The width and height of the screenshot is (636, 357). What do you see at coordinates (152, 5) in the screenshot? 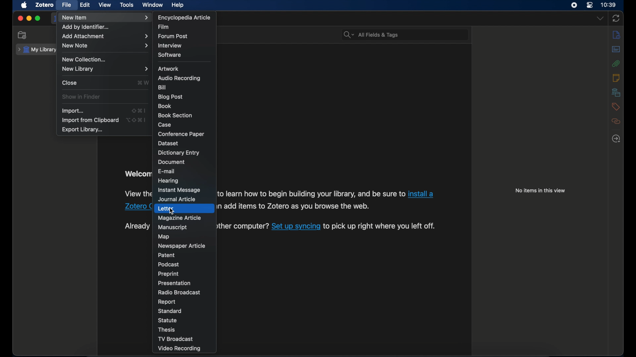
I see `window` at bounding box center [152, 5].